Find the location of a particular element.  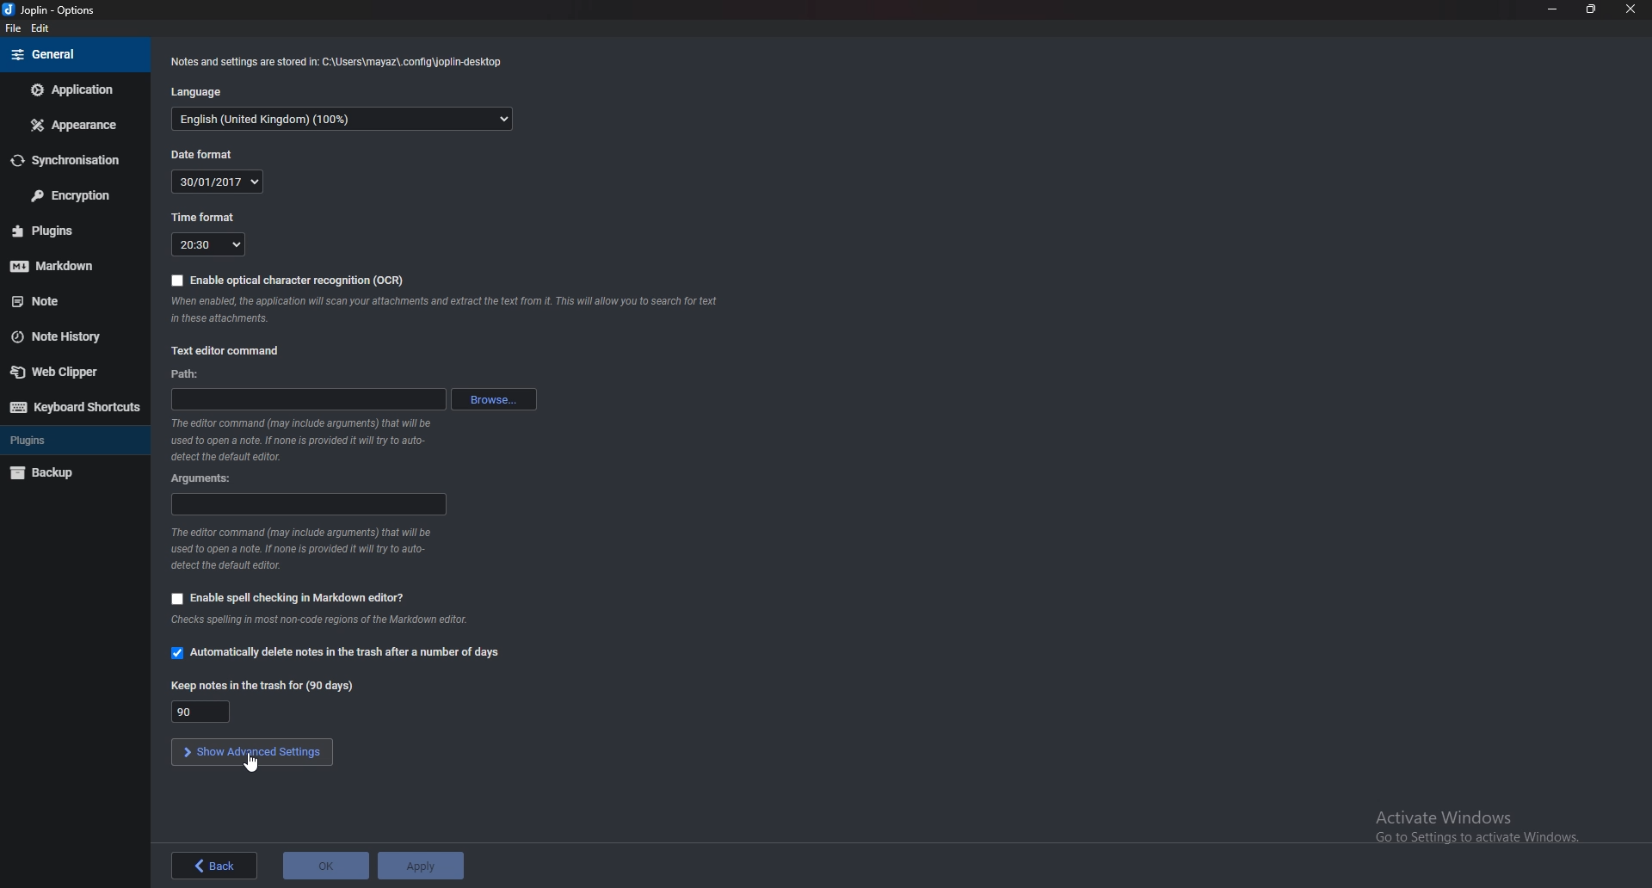

Enable O C r is located at coordinates (288, 281).